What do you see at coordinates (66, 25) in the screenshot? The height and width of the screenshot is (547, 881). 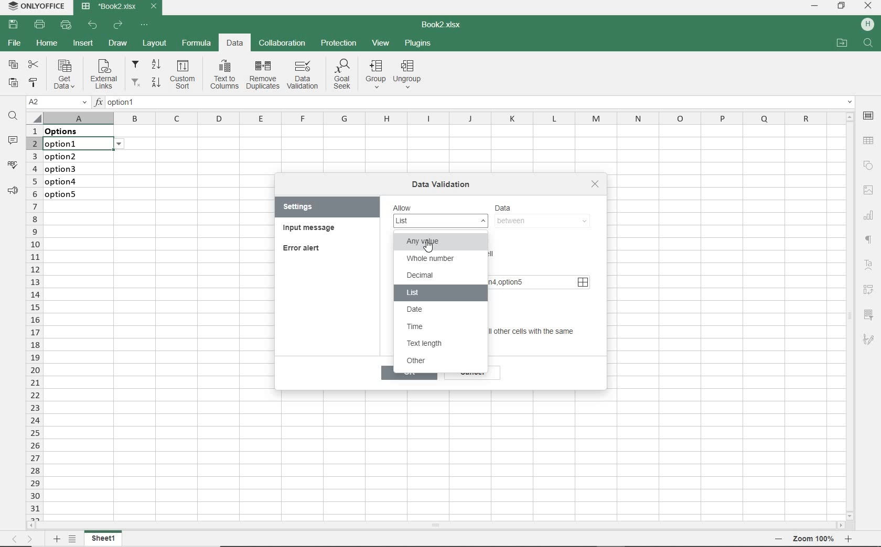 I see `QUICK PRINT` at bounding box center [66, 25].